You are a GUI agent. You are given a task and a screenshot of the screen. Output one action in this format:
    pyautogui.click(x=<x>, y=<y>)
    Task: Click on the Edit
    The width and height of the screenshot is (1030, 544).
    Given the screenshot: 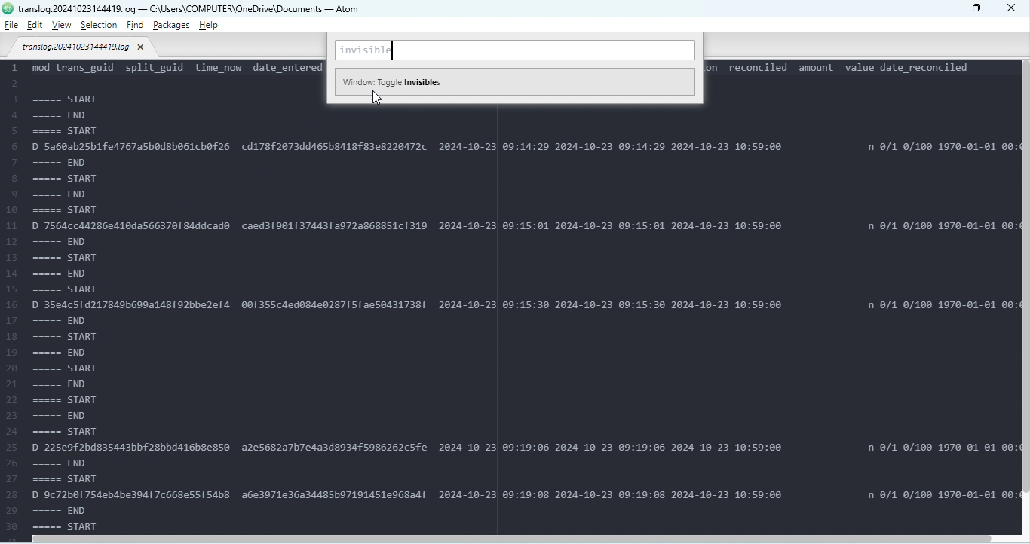 What is the action you would take?
    pyautogui.click(x=35, y=26)
    